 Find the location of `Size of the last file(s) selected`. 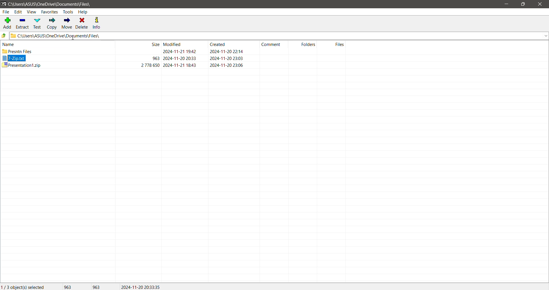

Size of the last file(s) selected is located at coordinates (97, 287).